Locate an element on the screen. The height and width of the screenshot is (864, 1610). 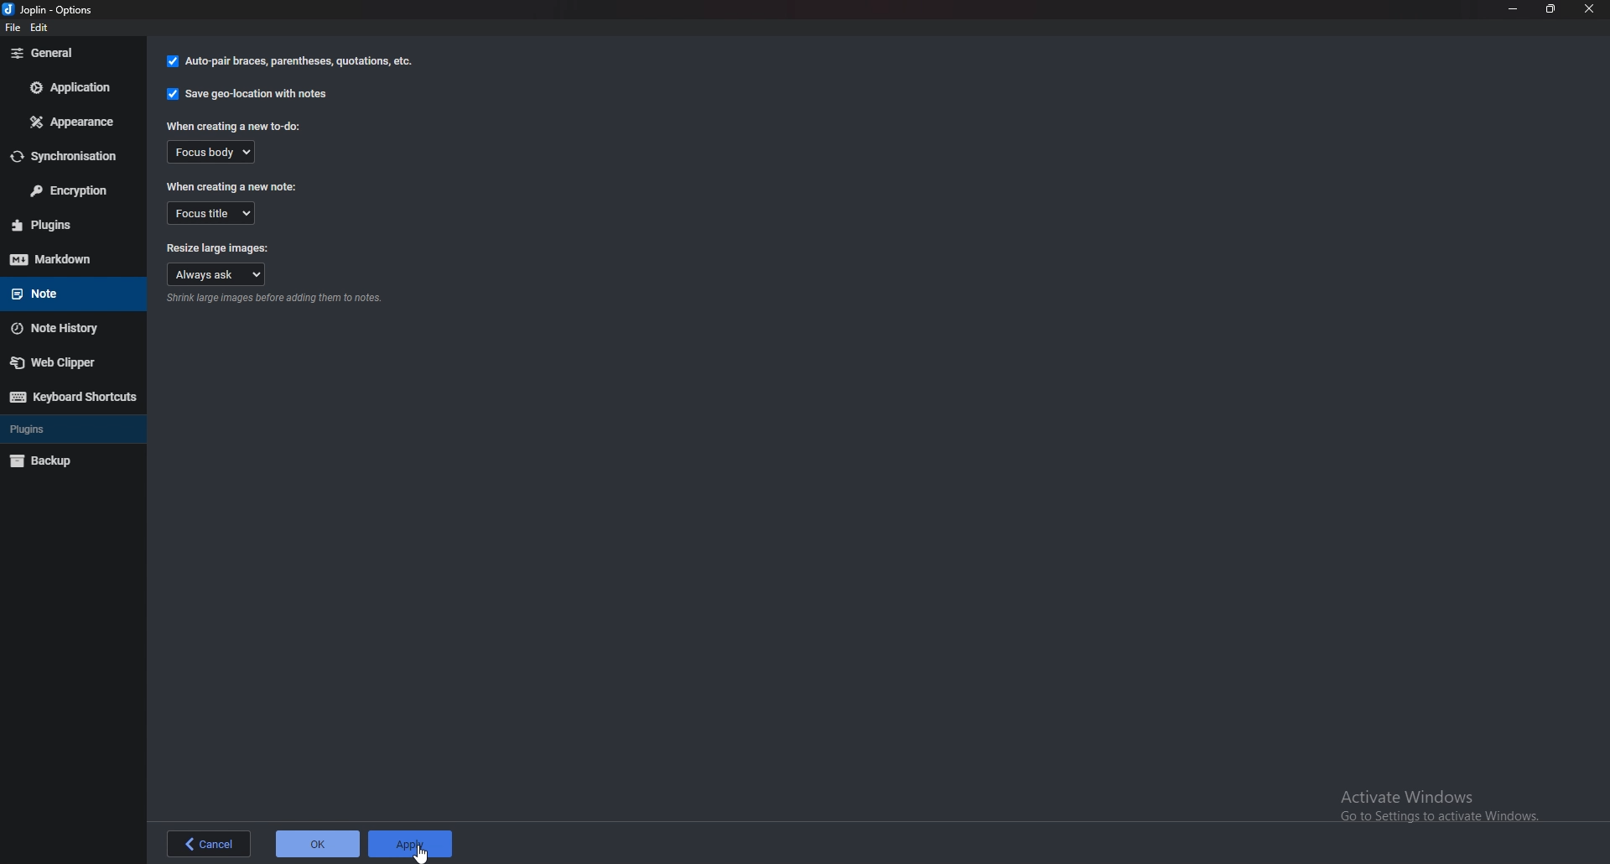
Focus title is located at coordinates (210, 211).